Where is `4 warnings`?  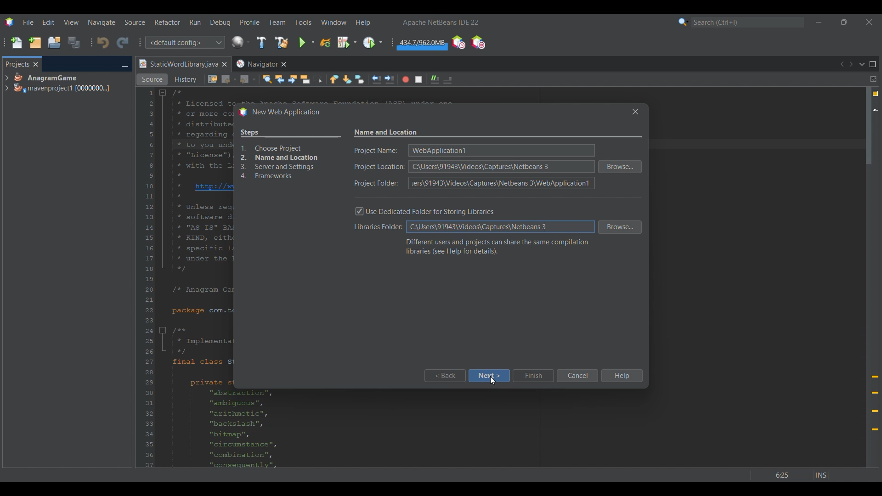 4 warnings is located at coordinates (876, 94).